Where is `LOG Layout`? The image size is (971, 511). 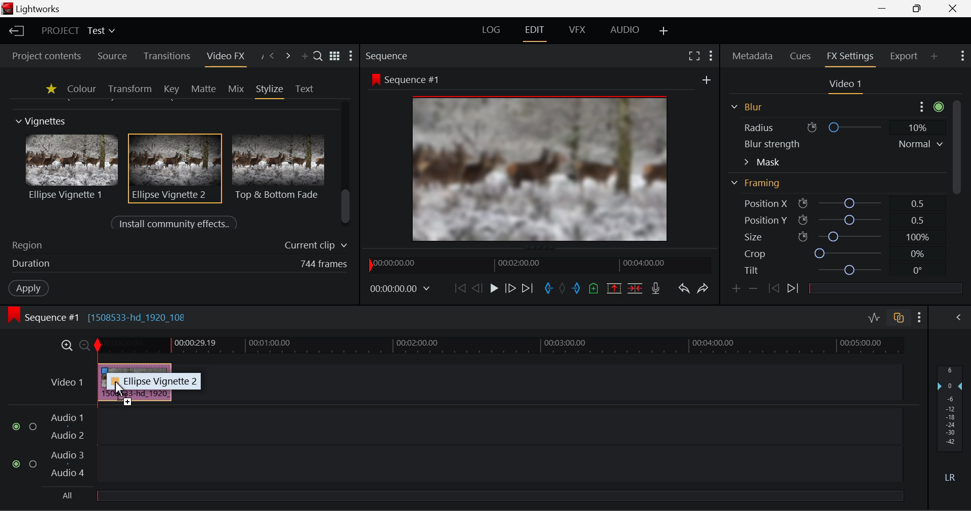
LOG Layout is located at coordinates (495, 31).